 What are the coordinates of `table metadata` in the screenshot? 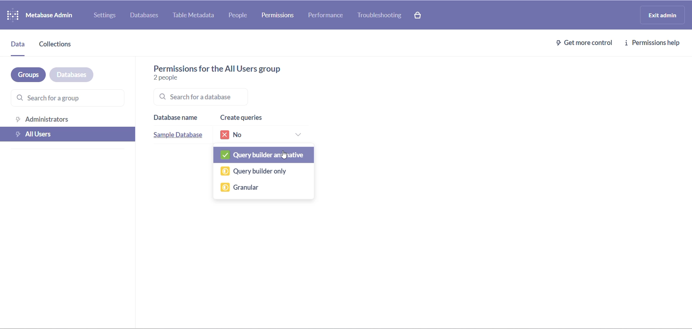 It's located at (196, 16).